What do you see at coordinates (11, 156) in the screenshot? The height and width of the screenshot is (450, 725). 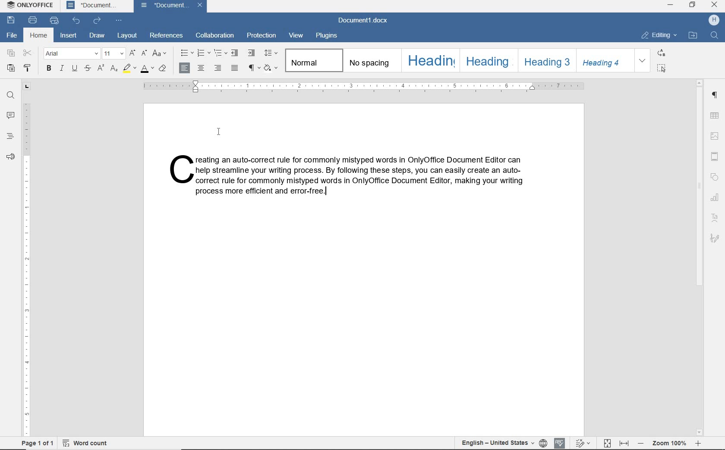 I see `FEEDBACK & SUPPORT` at bounding box center [11, 156].